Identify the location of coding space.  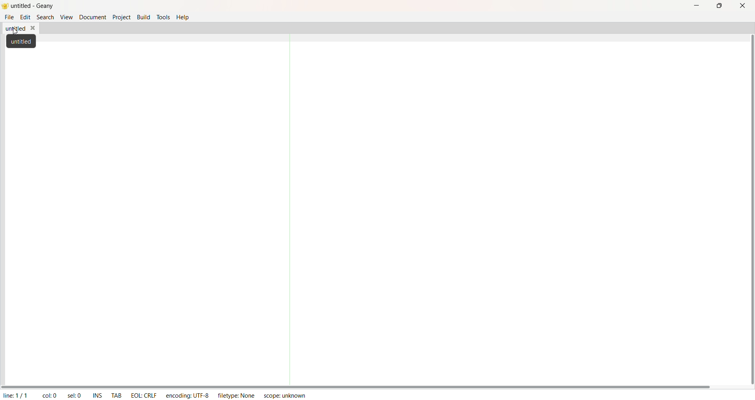
(448, 206).